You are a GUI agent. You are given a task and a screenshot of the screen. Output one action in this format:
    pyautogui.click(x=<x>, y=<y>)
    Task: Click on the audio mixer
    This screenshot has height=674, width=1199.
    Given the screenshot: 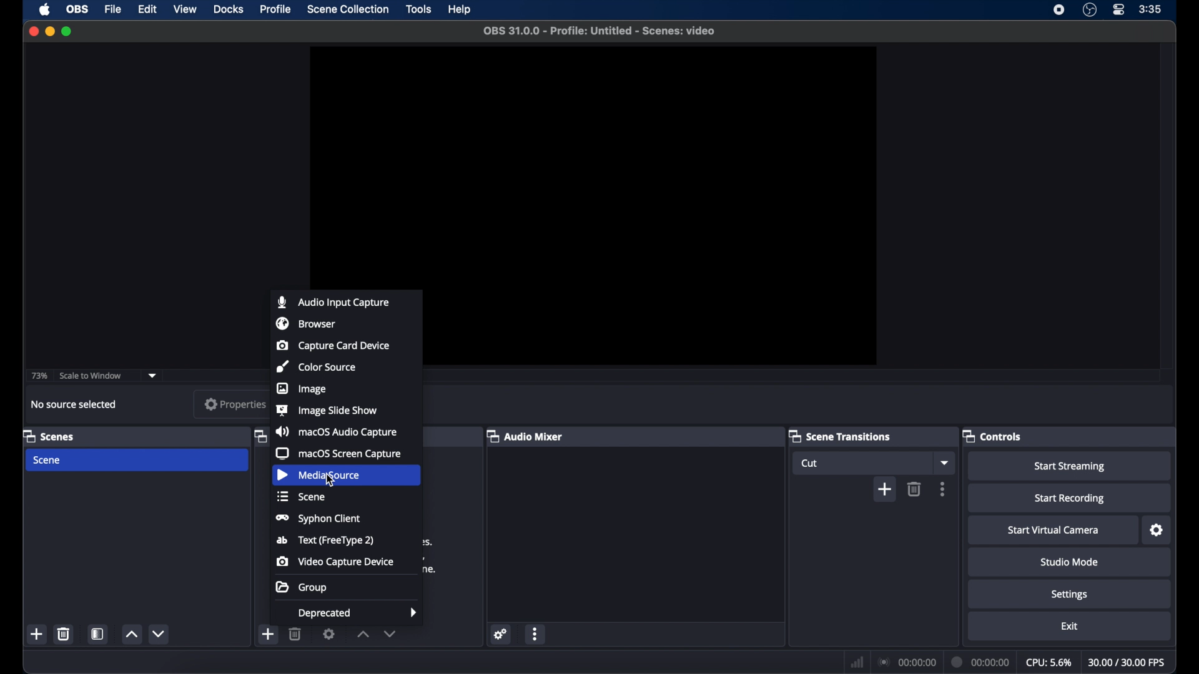 What is the action you would take?
    pyautogui.click(x=524, y=436)
    